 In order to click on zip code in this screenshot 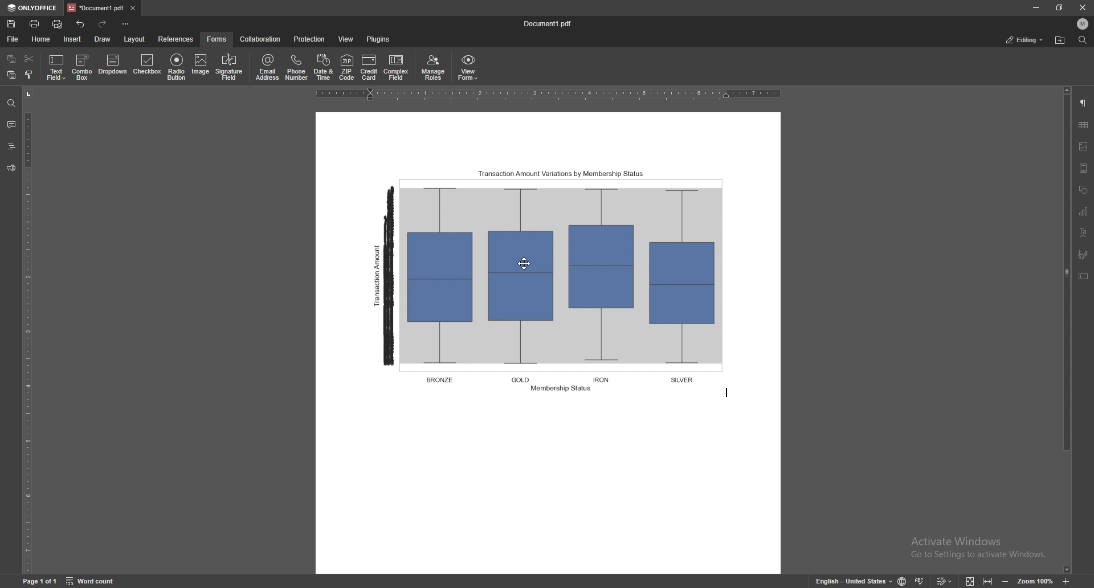, I will do `click(346, 67)`.